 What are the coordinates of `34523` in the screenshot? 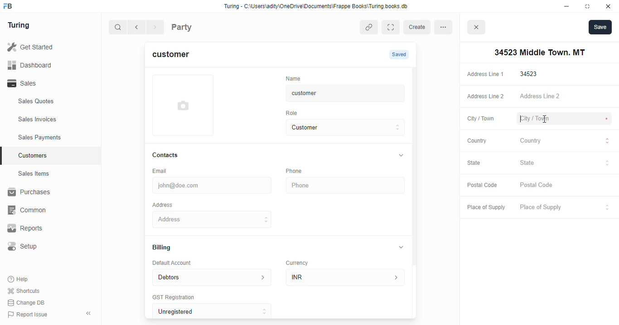 It's located at (566, 74).